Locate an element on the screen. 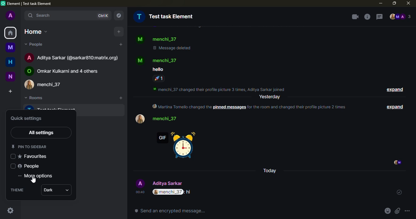  people is located at coordinates (35, 44).